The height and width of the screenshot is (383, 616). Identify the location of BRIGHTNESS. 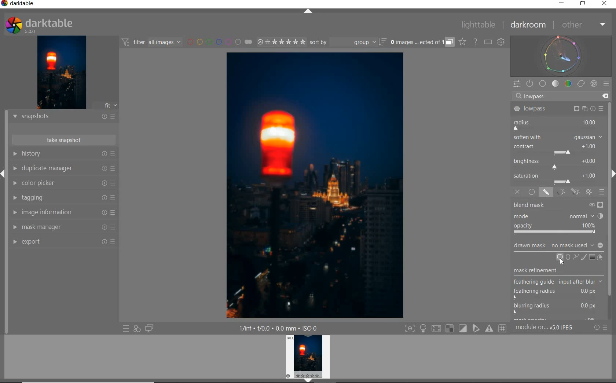
(558, 163).